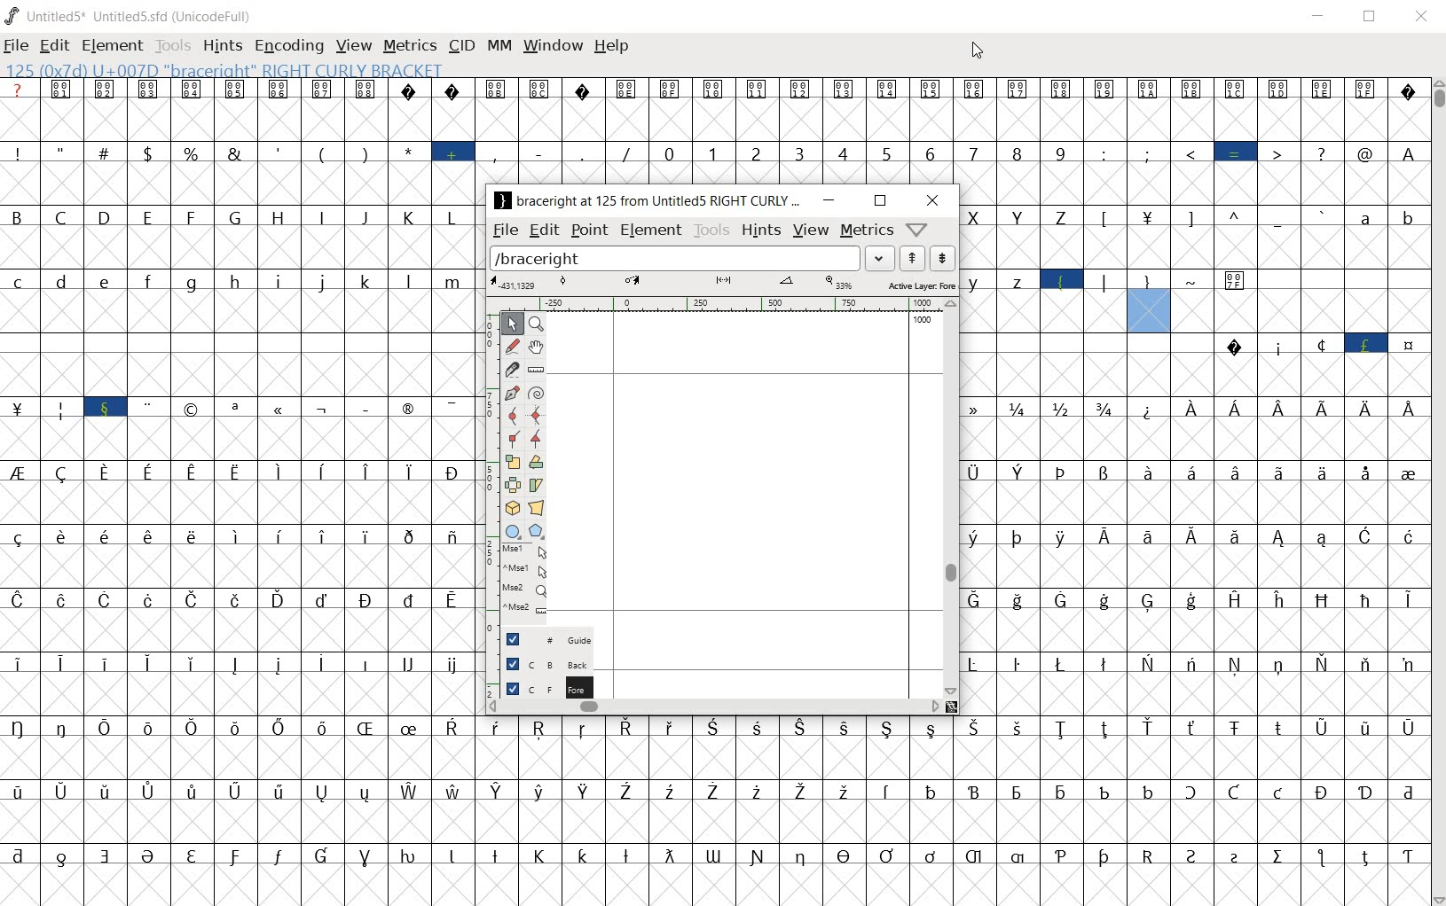 This screenshot has height=906, width=1446. What do you see at coordinates (112, 46) in the screenshot?
I see `ELEMENT` at bounding box center [112, 46].